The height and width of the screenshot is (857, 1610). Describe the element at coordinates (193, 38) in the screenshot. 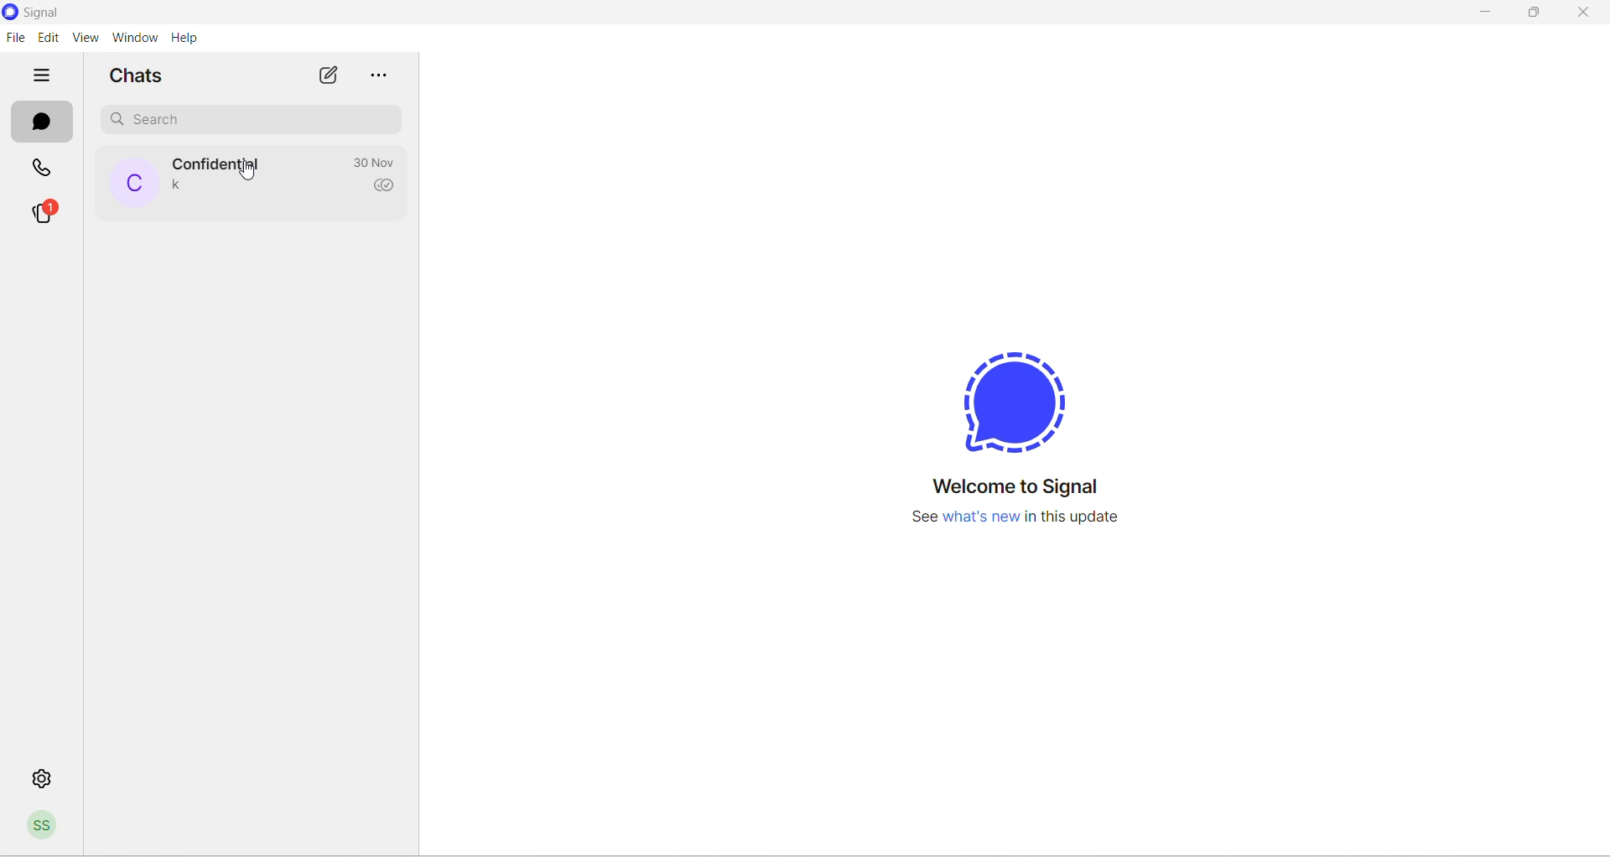

I see `help` at that location.